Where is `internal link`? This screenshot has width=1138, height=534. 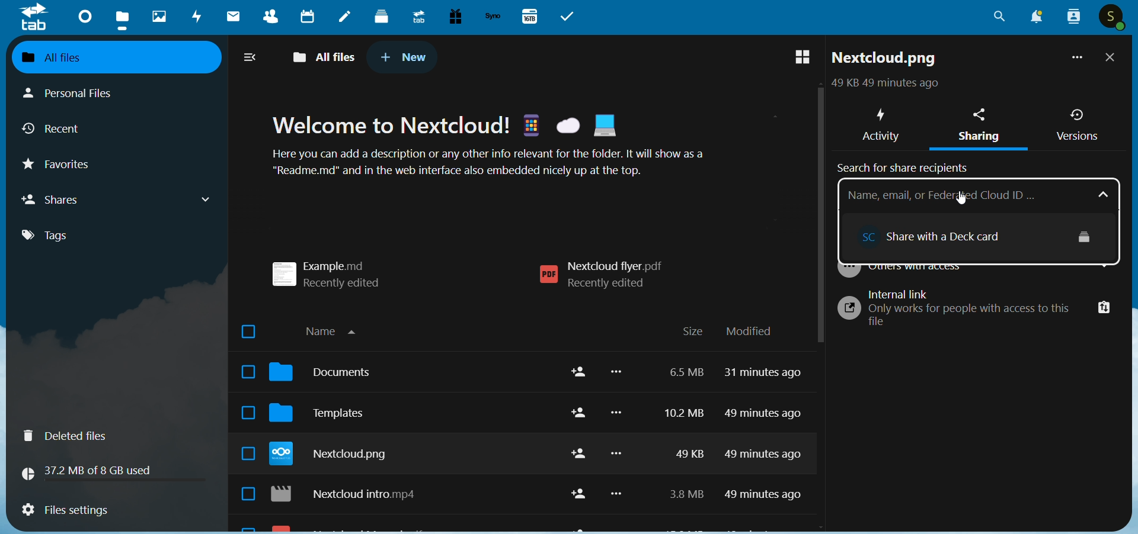
internal link is located at coordinates (977, 311).